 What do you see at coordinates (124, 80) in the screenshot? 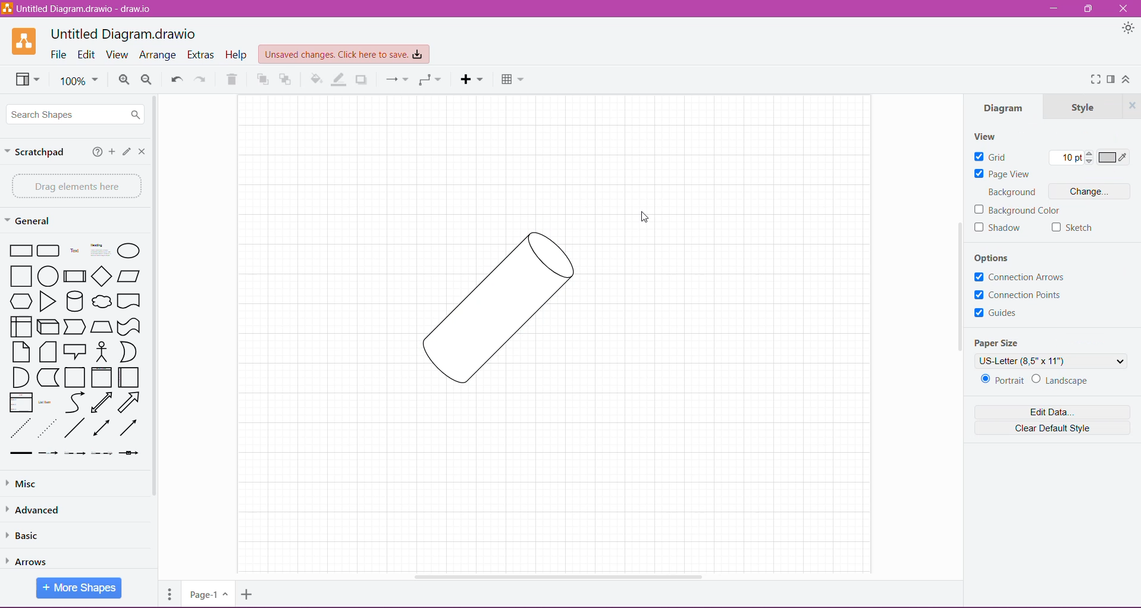
I see `Zoom In` at bounding box center [124, 80].